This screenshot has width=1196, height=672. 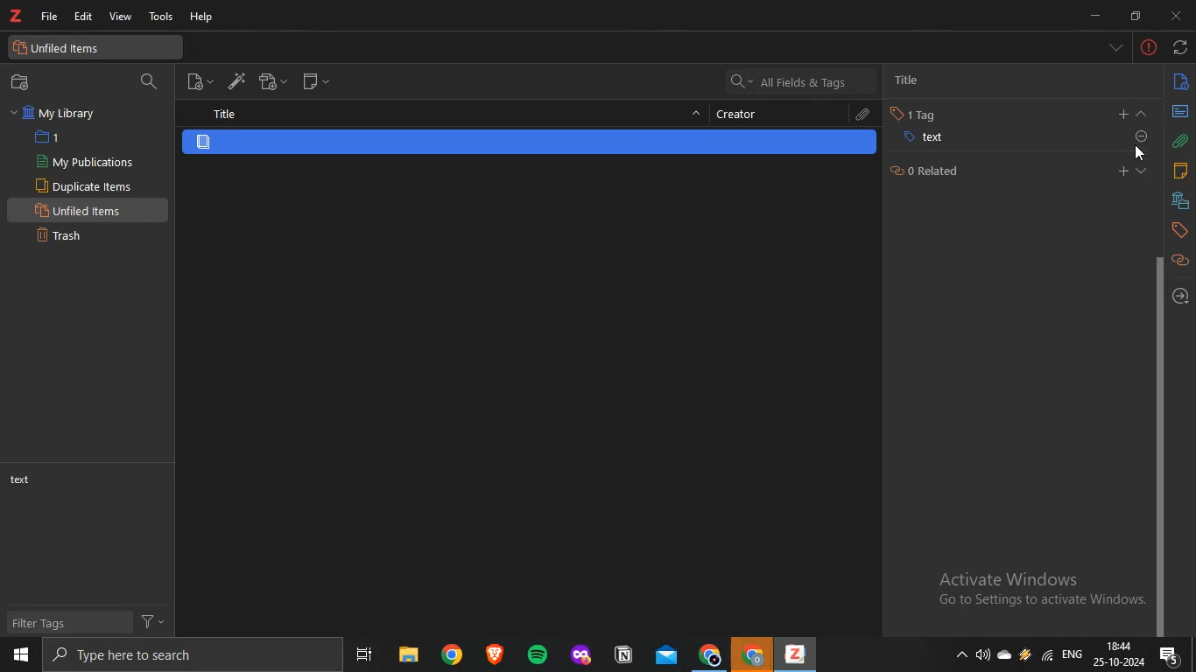 What do you see at coordinates (201, 80) in the screenshot?
I see `new item` at bounding box center [201, 80].